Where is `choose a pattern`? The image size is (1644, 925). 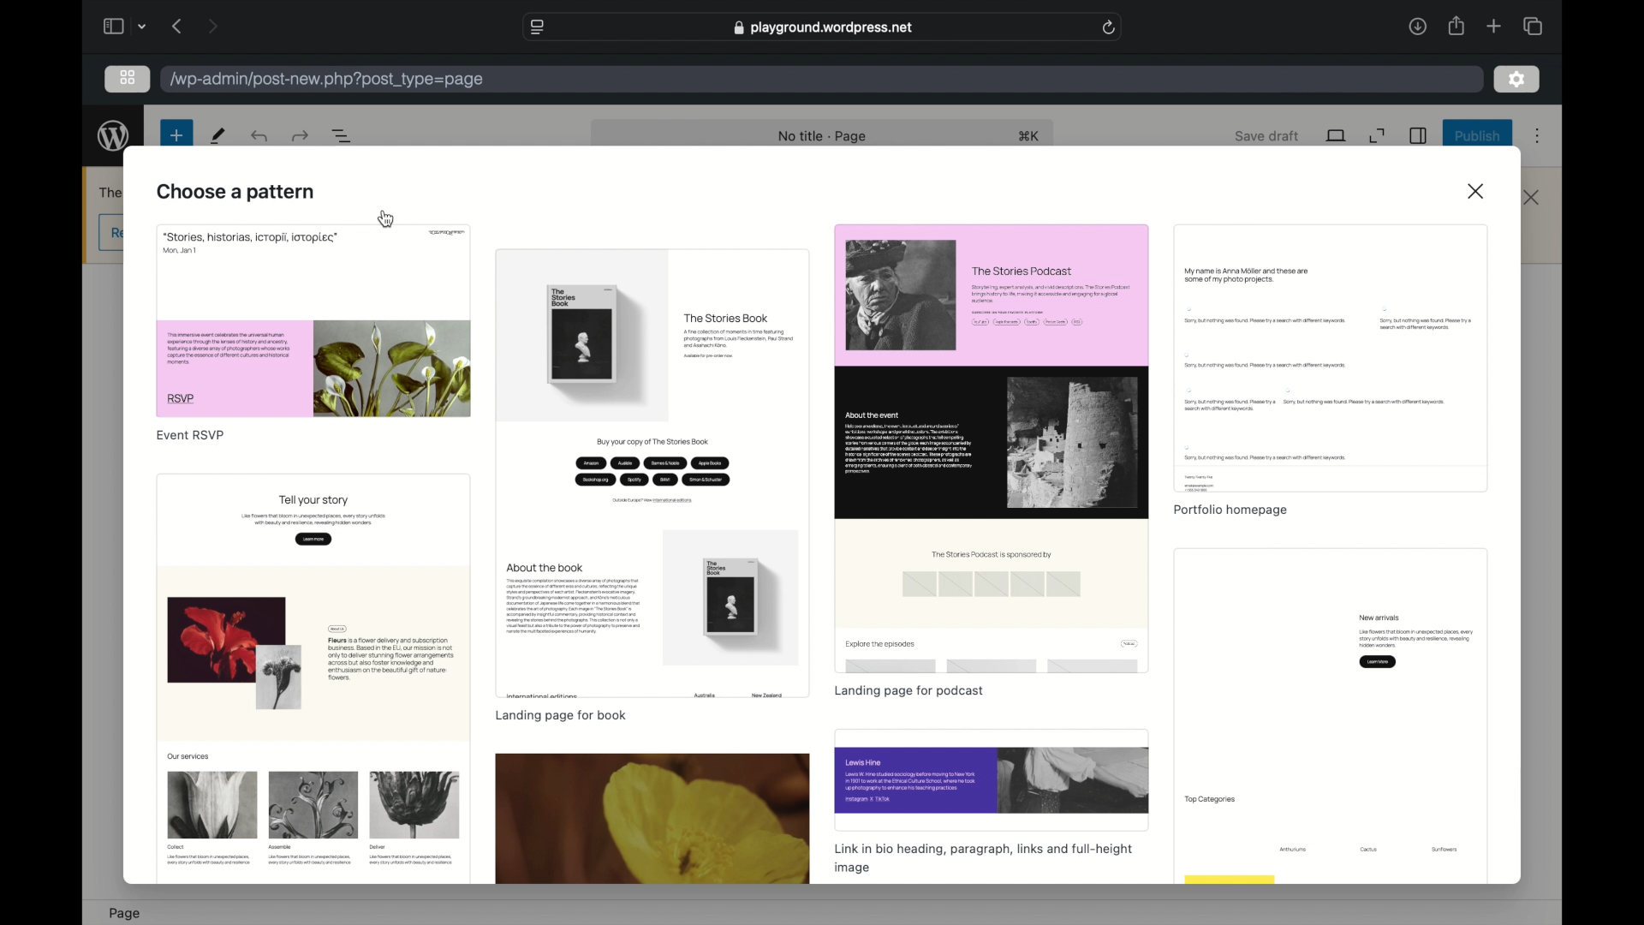 choose a pattern is located at coordinates (237, 194).